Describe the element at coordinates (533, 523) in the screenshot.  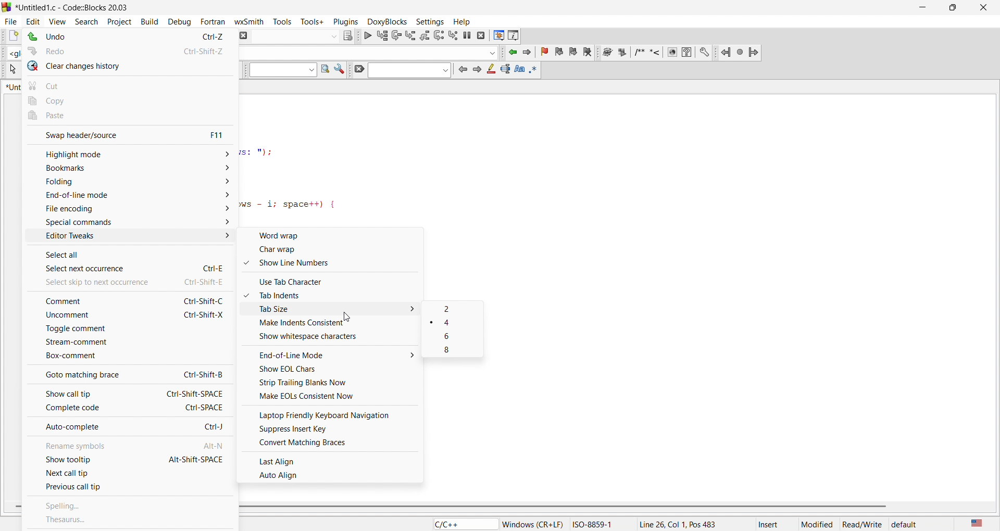
I see `‘Windows (CR+LF) ` at that location.